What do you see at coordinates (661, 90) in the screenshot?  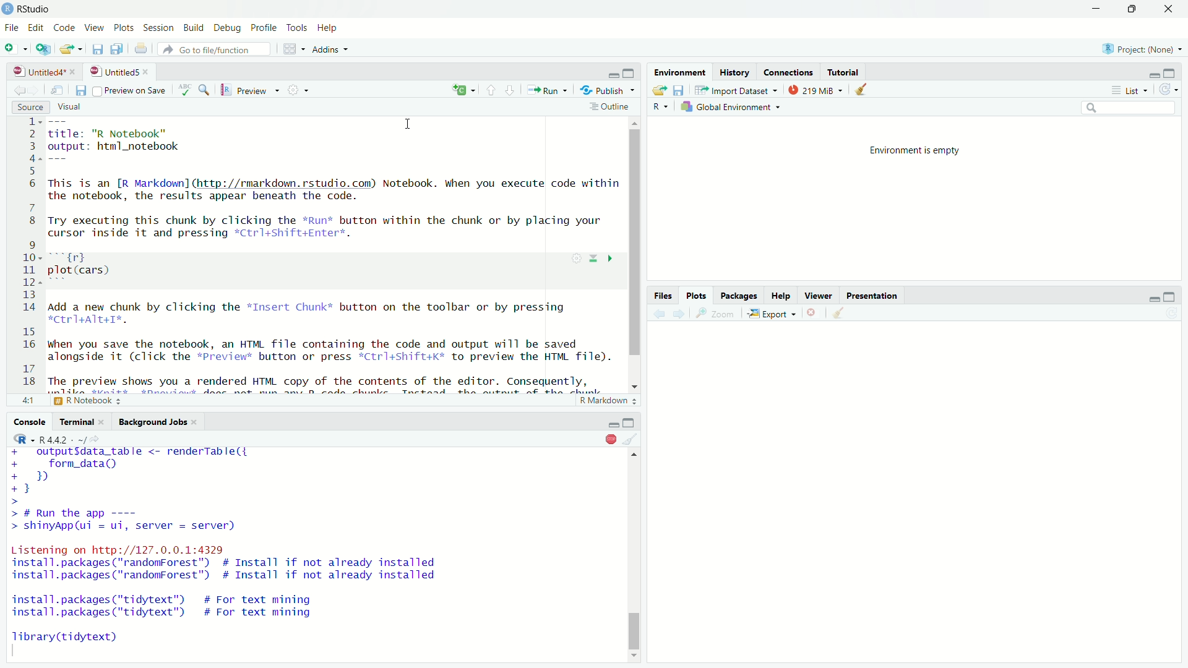 I see `load workspace` at bounding box center [661, 90].